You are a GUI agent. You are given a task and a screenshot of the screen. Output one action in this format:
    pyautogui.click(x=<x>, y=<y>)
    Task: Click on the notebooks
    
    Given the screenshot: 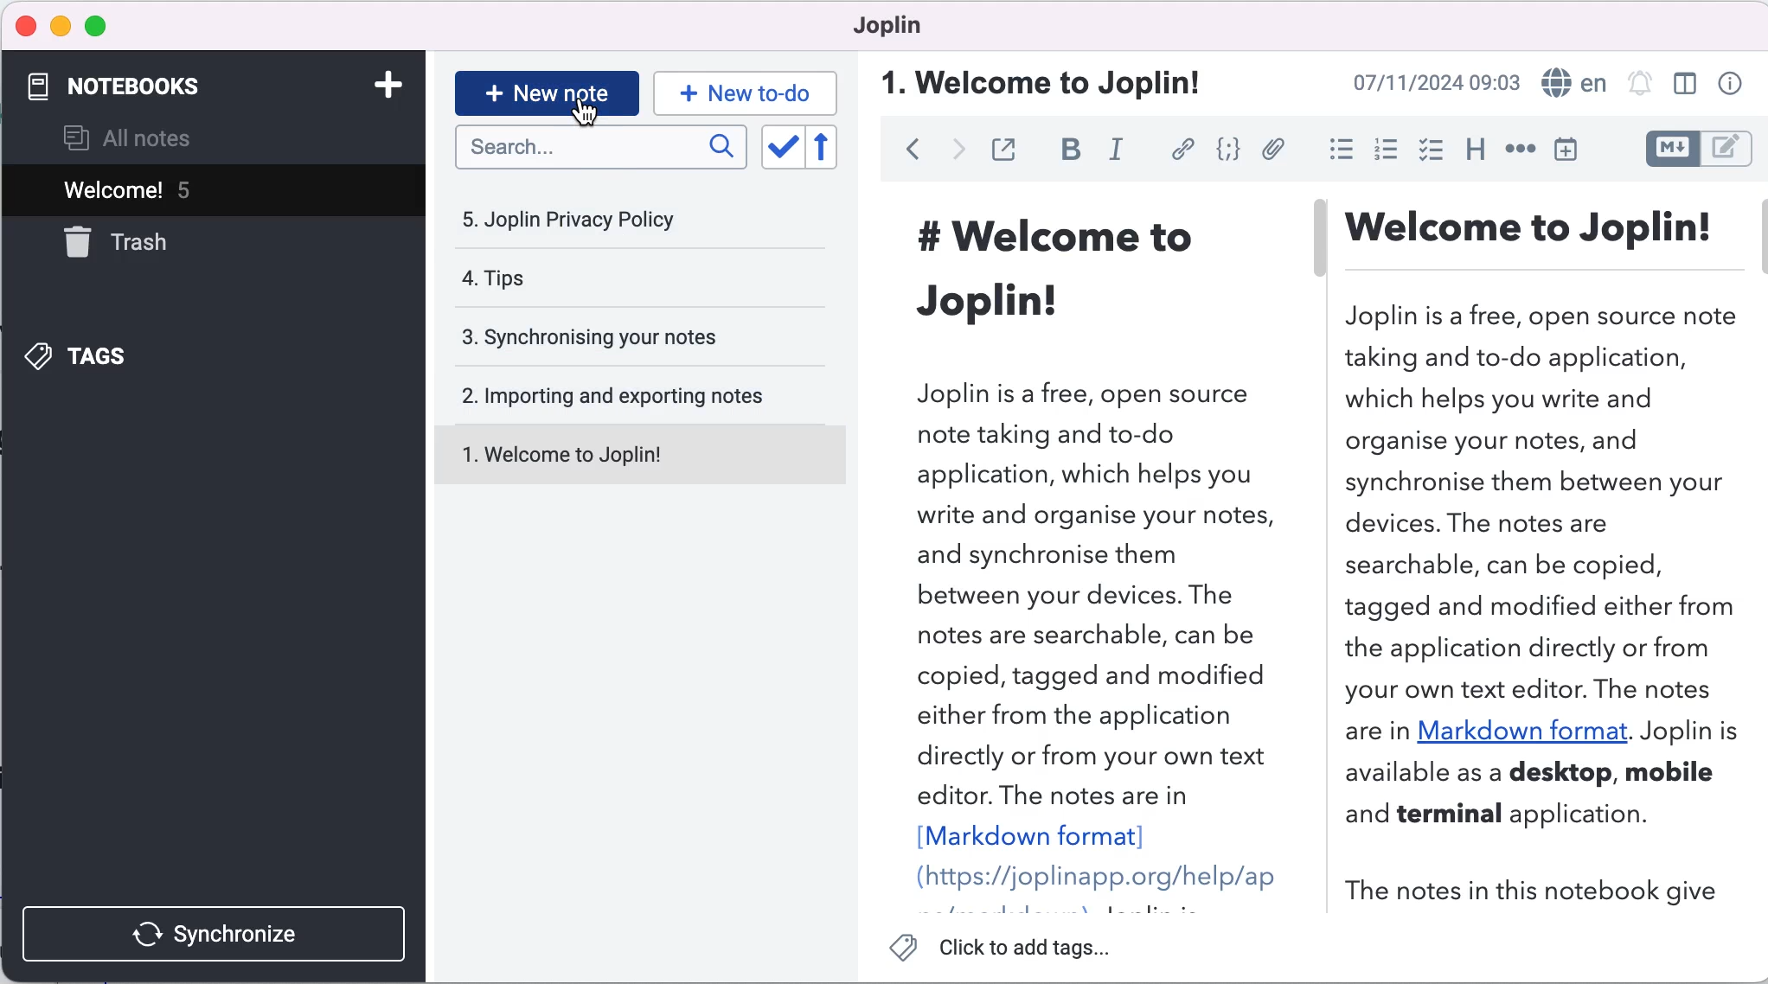 What is the action you would take?
    pyautogui.click(x=170, y=87)
    